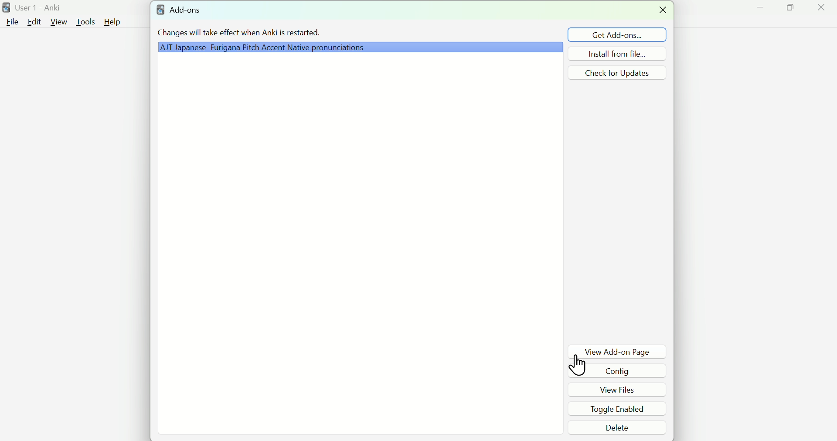 The image size is (837, 441). What do you see at coordinates (181, 10) in the screenshot?
I see `Add-ons` at bounding box center [181, 10].